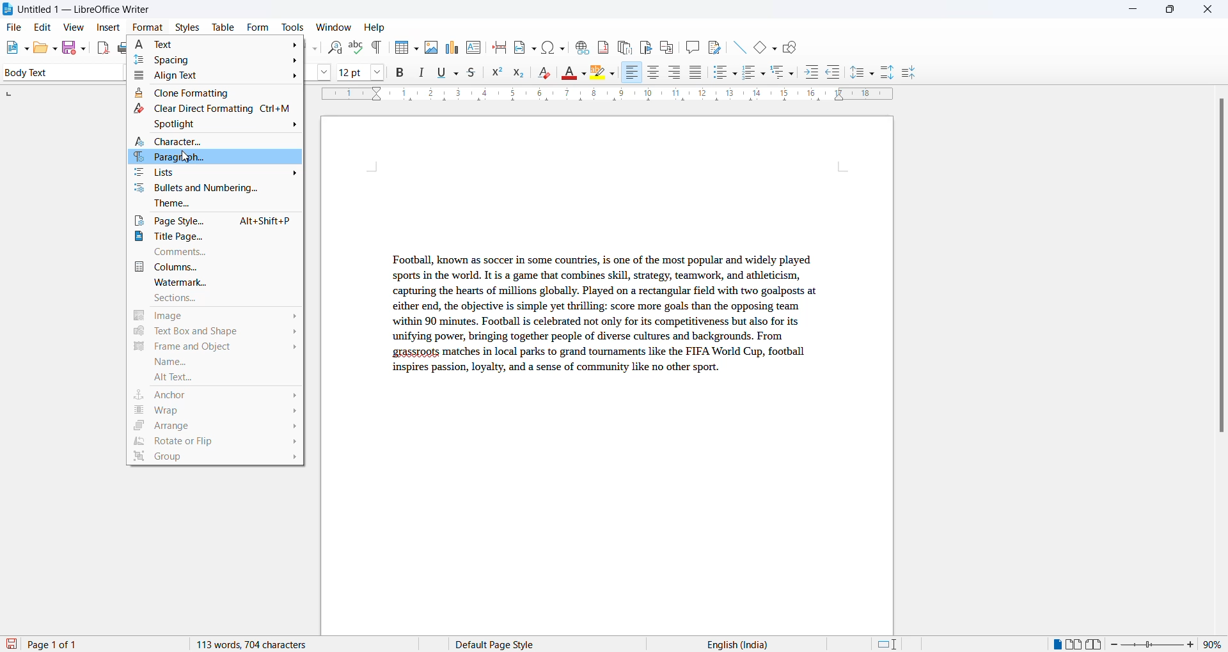 The image size is (1228, 652). I want to click on clear direct formatting, so click(216, 110).